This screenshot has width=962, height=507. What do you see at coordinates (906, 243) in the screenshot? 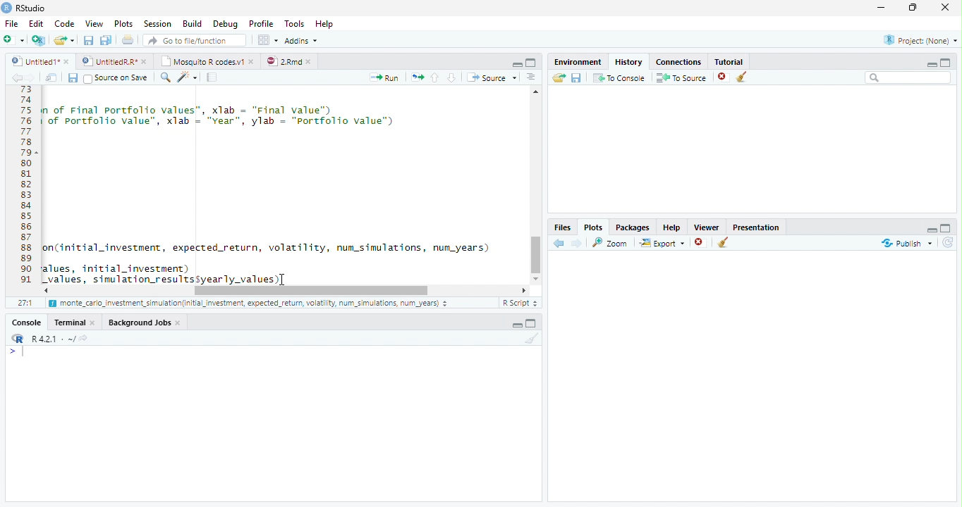
I see `publish` at bounding box center [906, 243].